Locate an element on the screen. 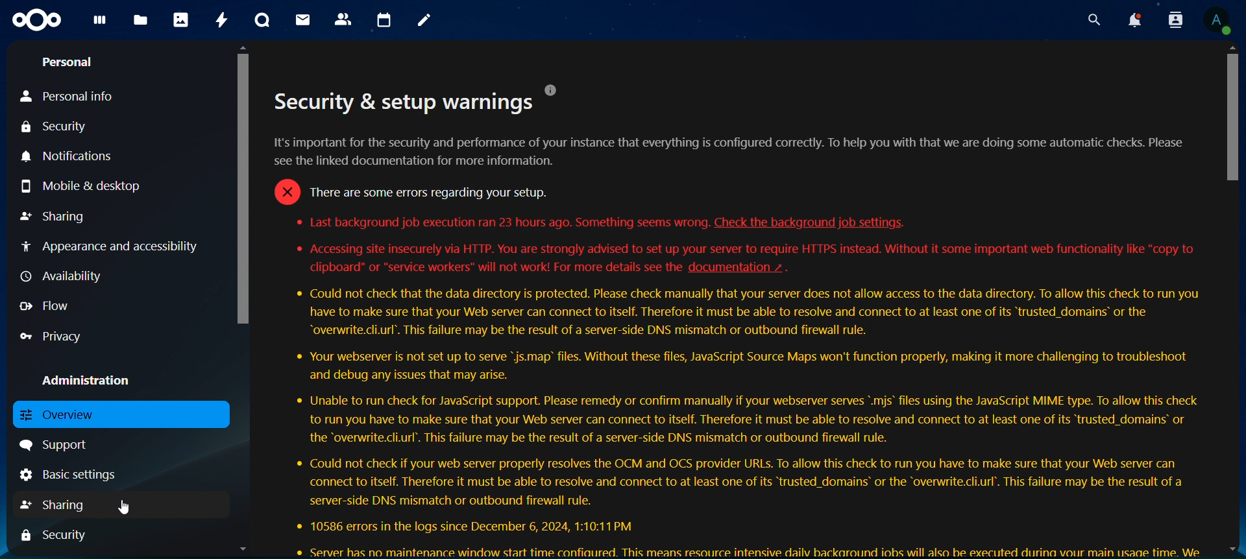 The width and height of the screenshot is (1246, 559). files is located at coordinates (141, 21).